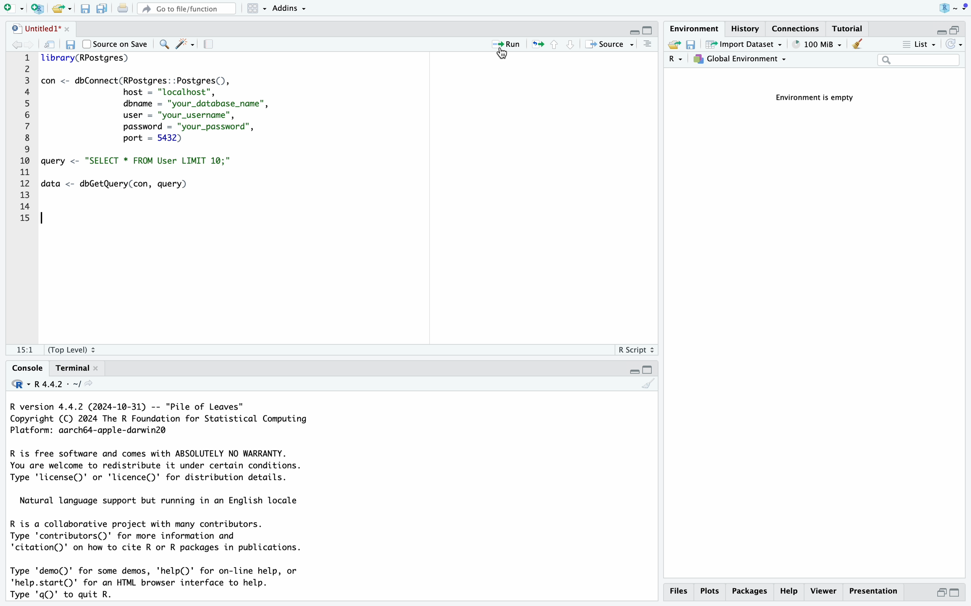 The image size is (971, 606). Describe the element at coordinates (126, 184) in the screenshot. I see `query to get` at that location.